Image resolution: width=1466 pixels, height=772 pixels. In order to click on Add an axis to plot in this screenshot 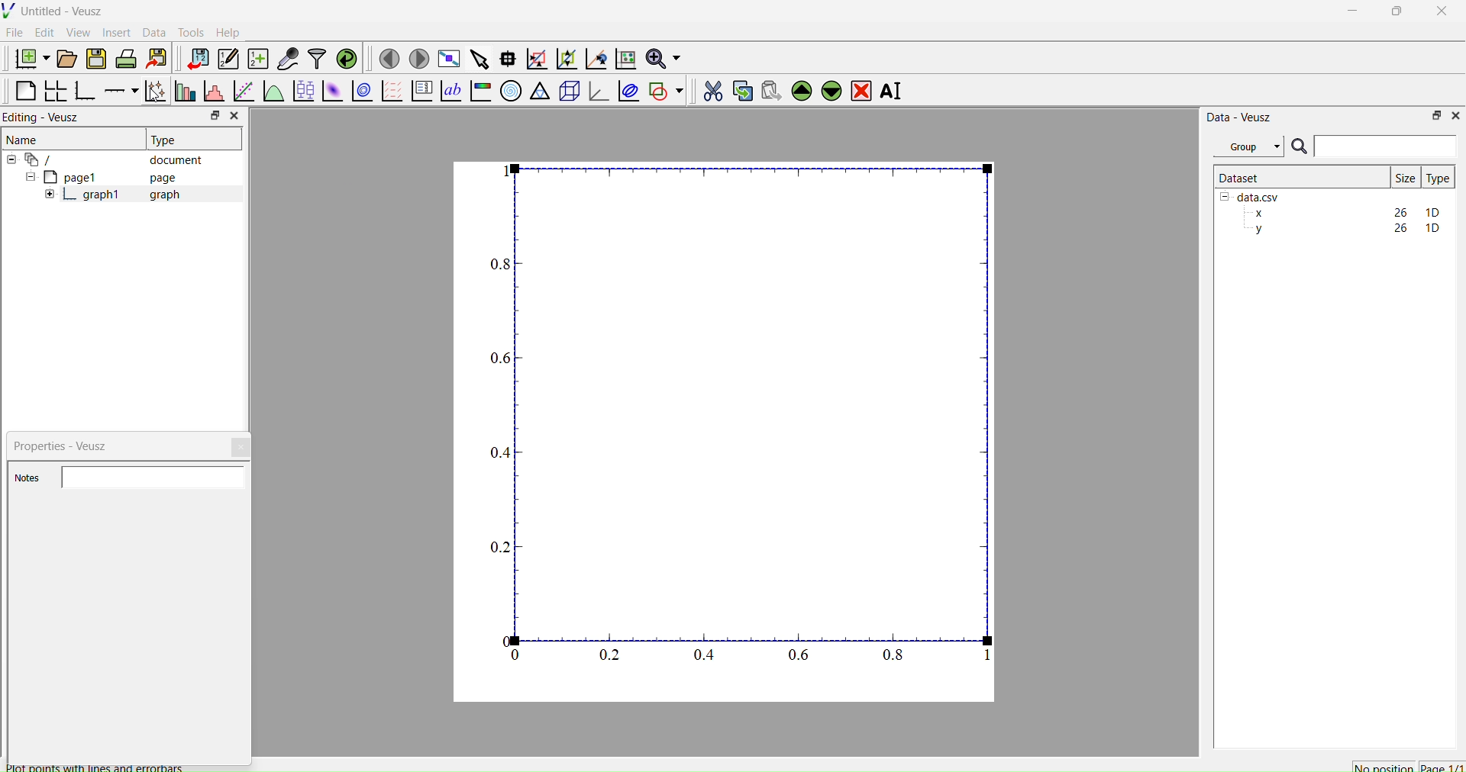, I will do `click(117, 89)`.